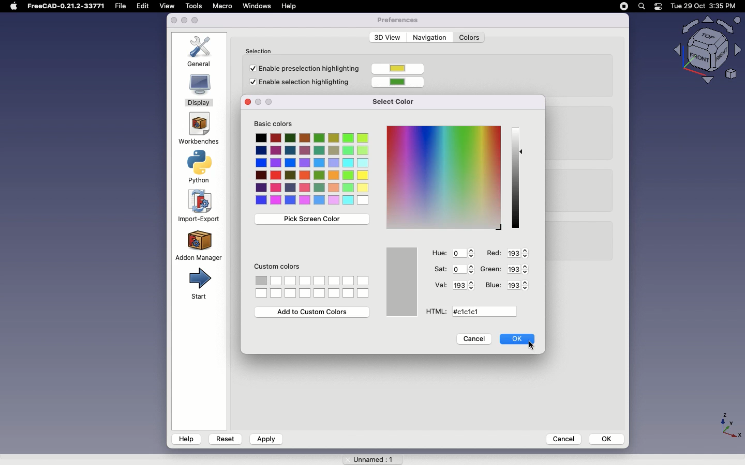 The image size is (745, 465). I want to click on #c1c1c1, so click(470, 312).